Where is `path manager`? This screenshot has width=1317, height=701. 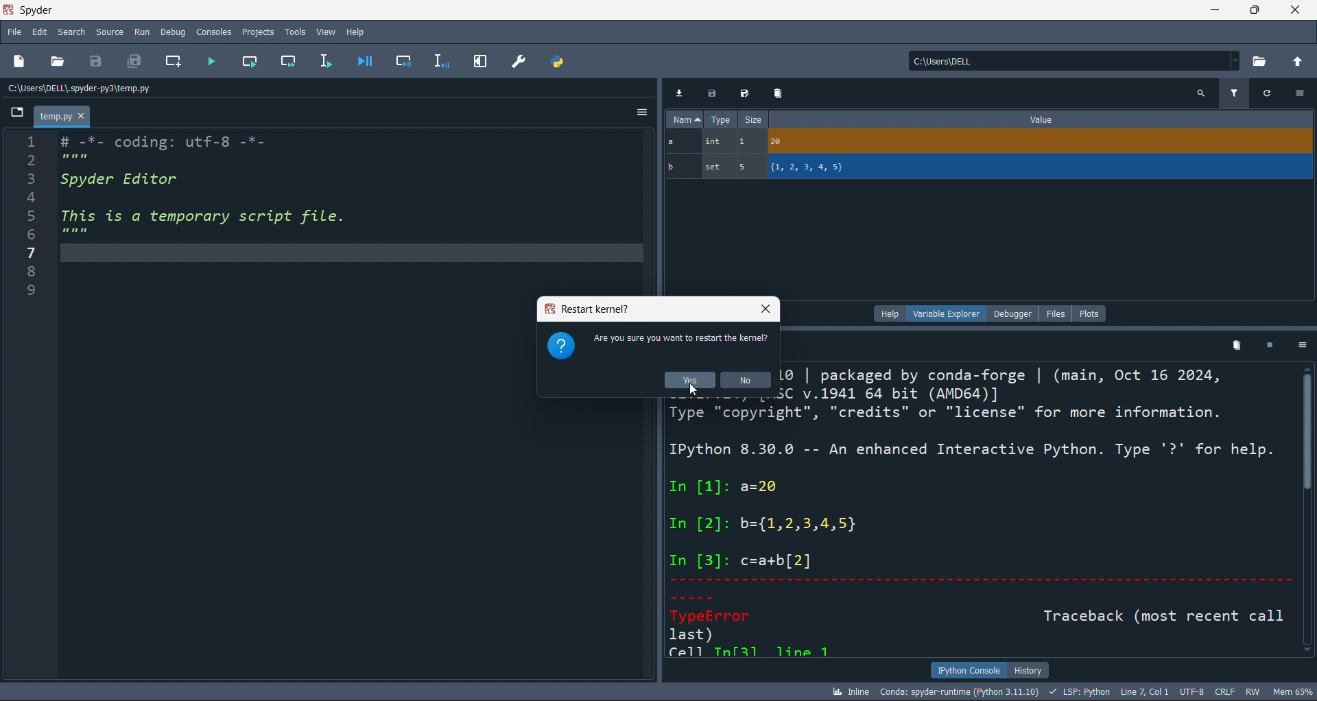
path manager is located at coordinates (560, 62).